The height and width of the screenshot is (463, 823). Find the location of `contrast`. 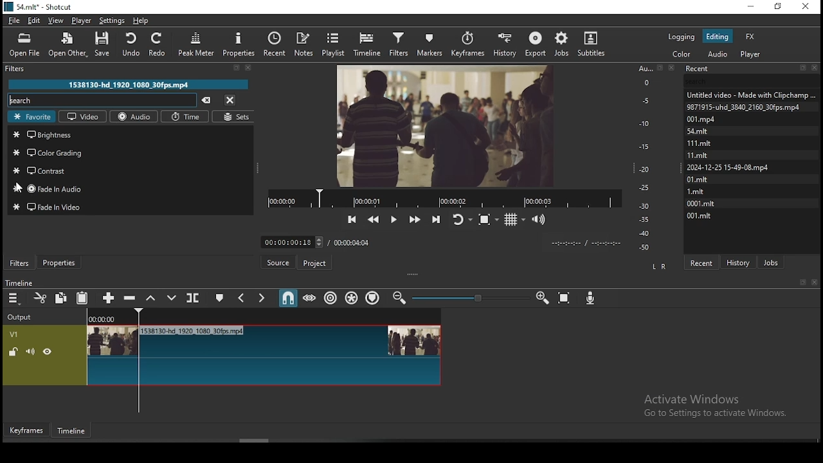

contrast is located at coordinates (131, 171).